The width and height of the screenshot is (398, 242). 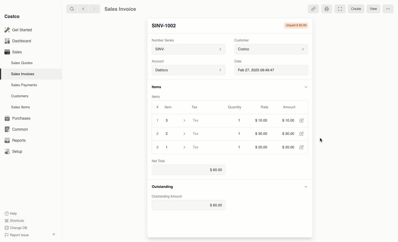 I want to click on Hashtag, so click(x=157, y=107).